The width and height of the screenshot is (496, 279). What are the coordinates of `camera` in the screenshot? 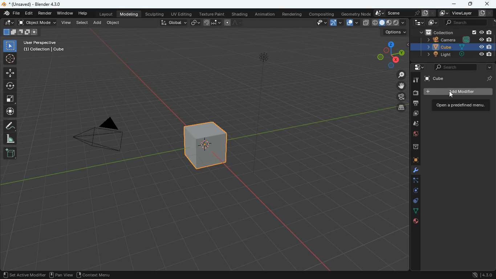 It's located at (454, 40).